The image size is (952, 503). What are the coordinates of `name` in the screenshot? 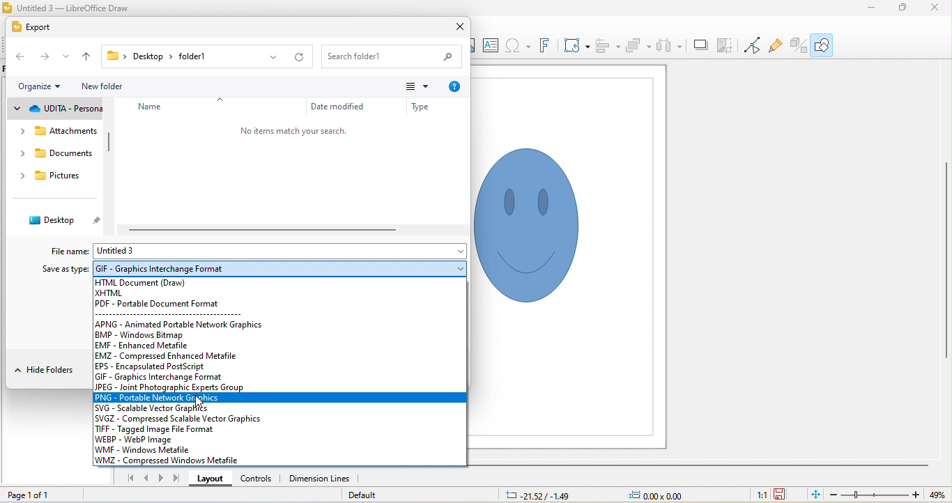 It's located at (153, 109).